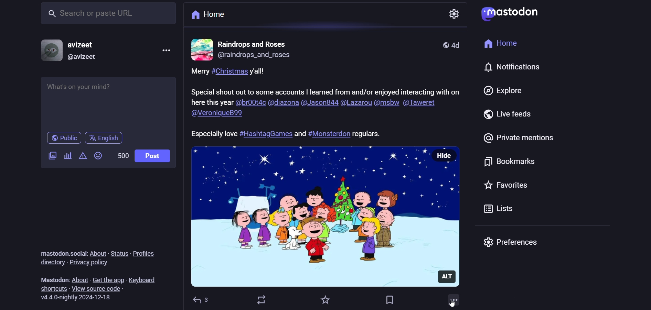  Describe the element at coordinates (453, 300) in the screenshot. I see `more` at that location.